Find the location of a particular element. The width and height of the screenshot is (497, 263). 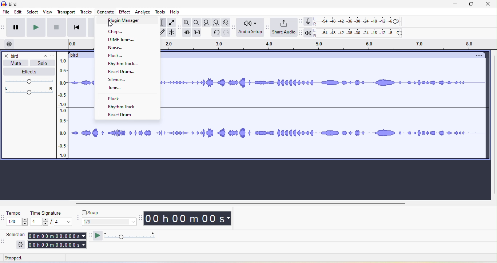

minimize is located at coordinates (455, 5).